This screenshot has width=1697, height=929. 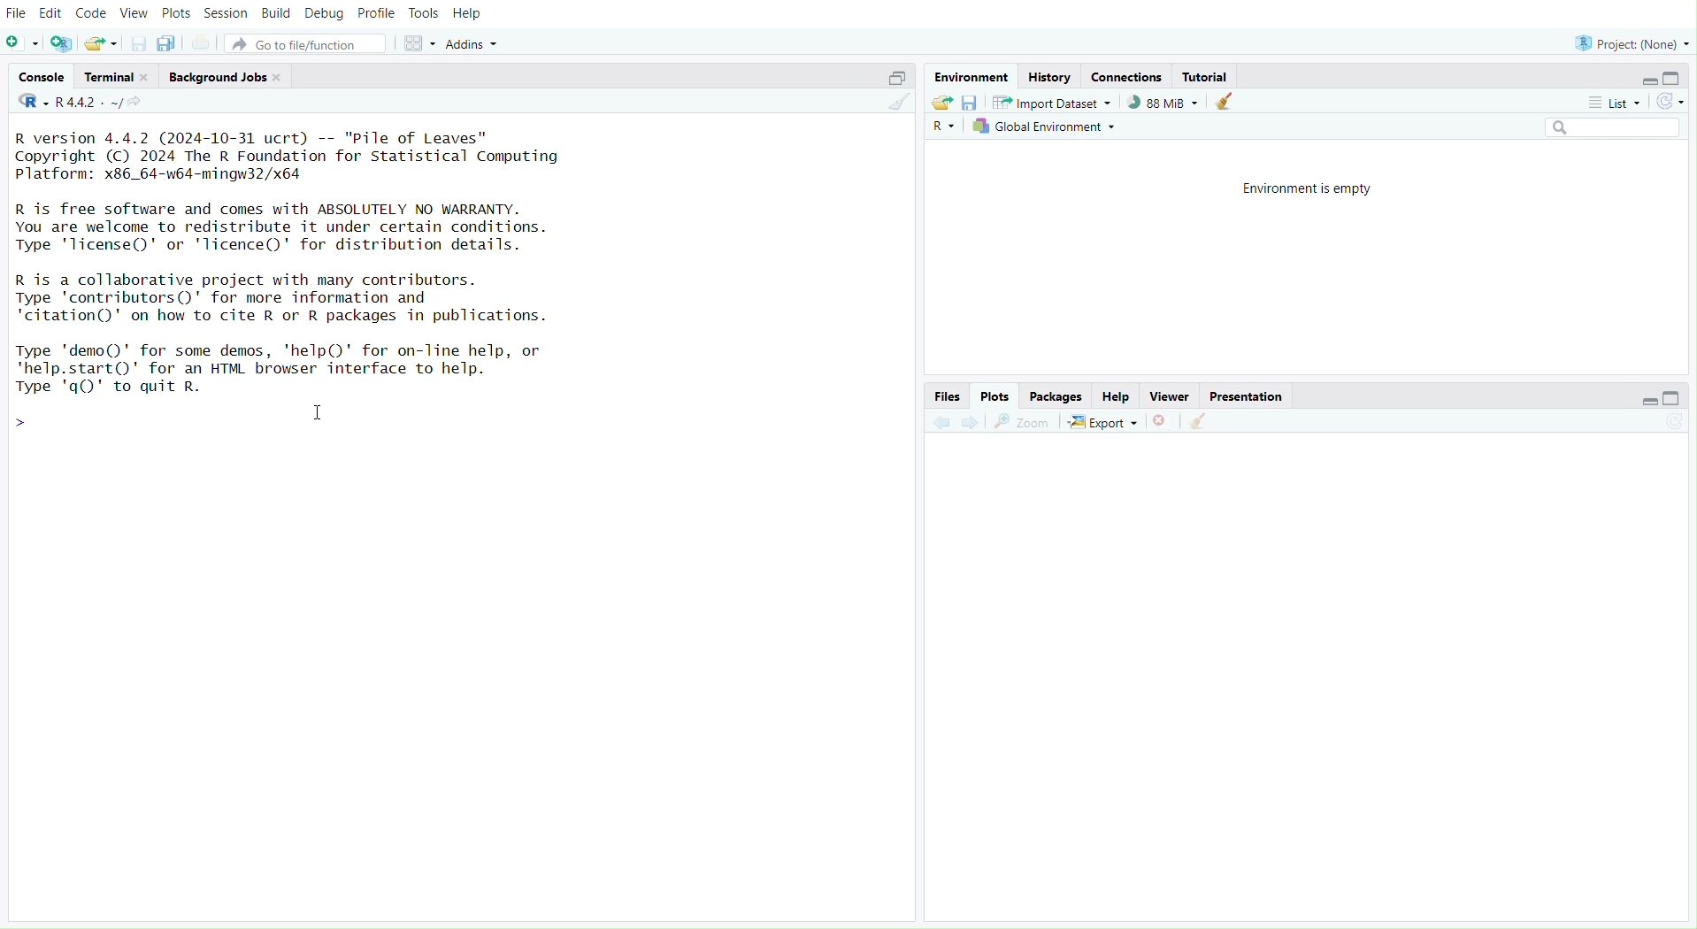 I want to click on Project (None), so click(x=1632, y=41).